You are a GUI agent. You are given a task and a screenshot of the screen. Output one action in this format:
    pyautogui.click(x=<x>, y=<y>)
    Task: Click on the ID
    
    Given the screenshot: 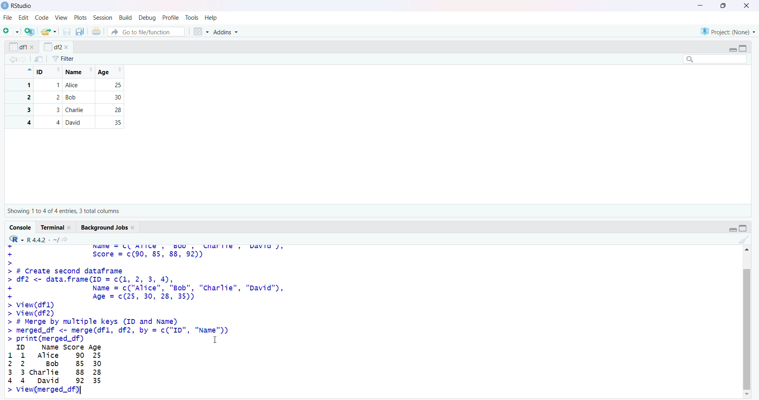 What is the action you would take?
    pyautogui.click(x=49, y=72)
    